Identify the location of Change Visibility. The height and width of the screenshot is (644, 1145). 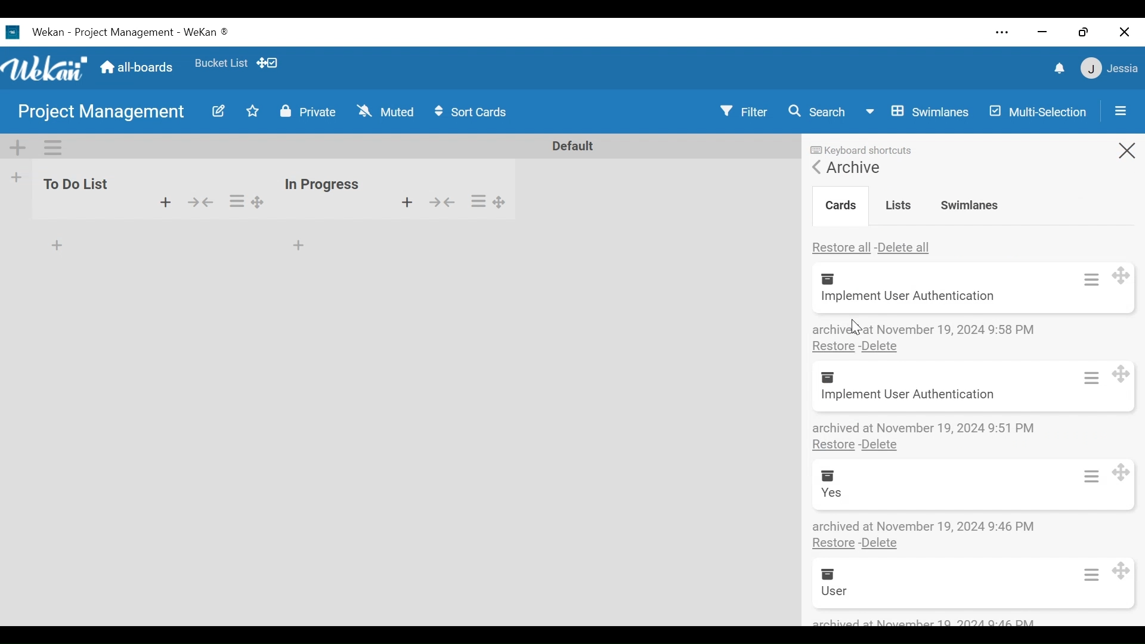
(307, 112).